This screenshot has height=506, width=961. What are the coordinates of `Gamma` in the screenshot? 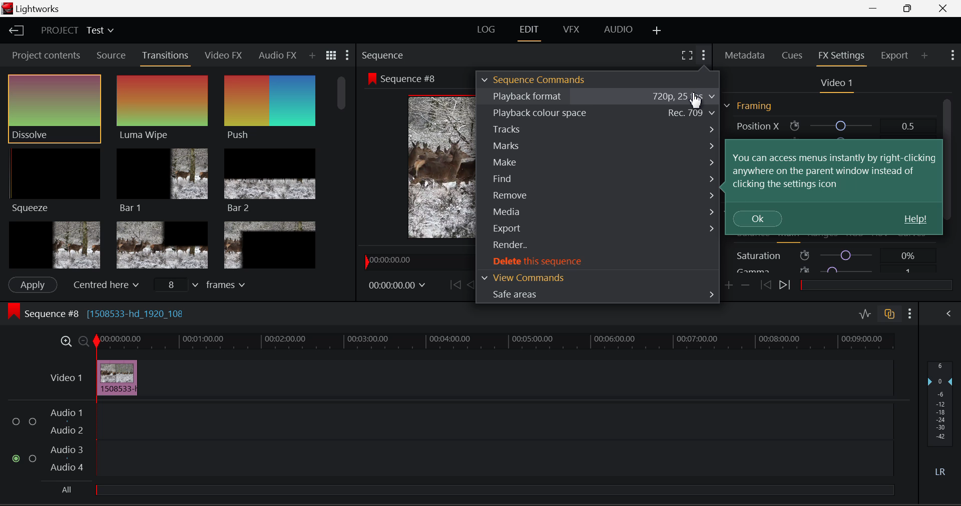 It's located at (827, 271).